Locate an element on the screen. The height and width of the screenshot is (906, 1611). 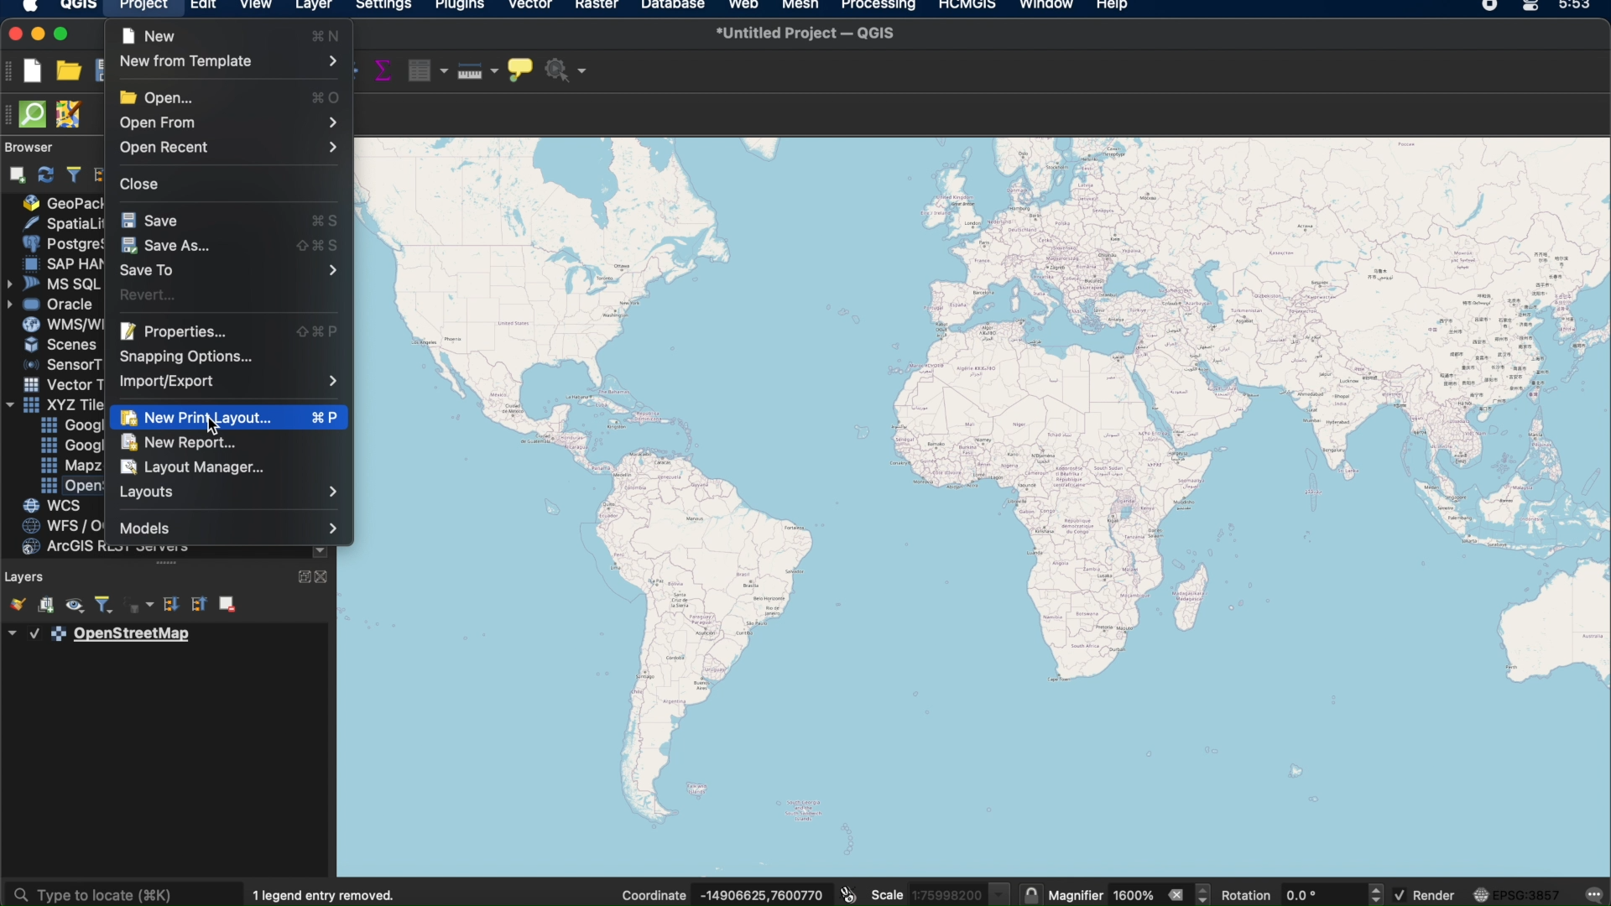
vector is located at coordinates (531, 7).